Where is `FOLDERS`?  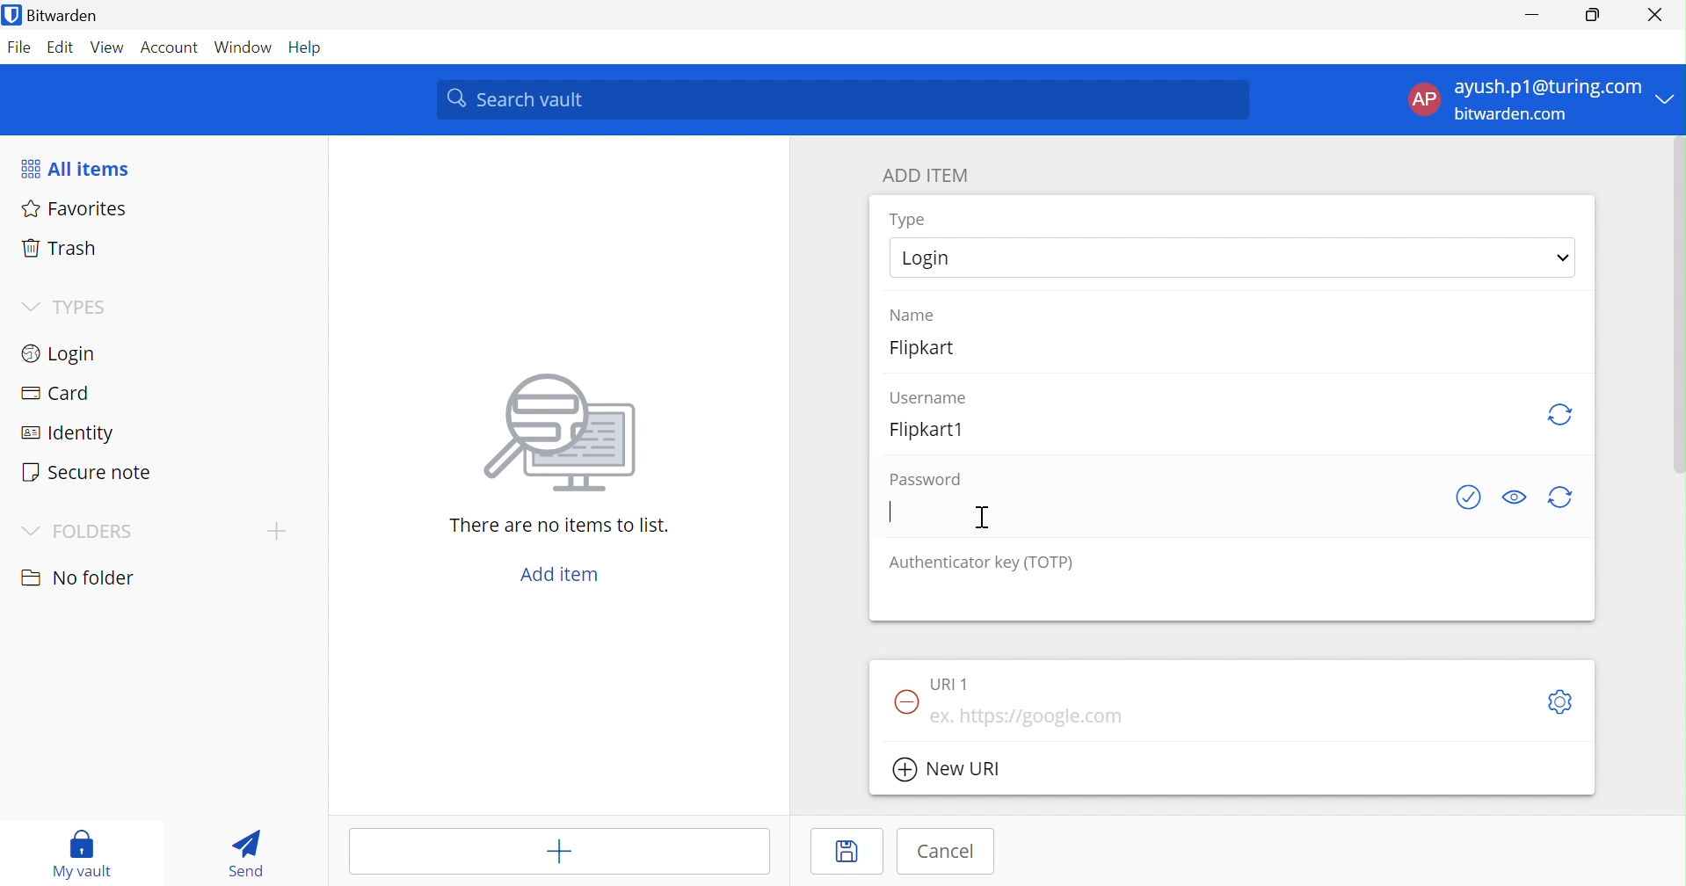
FOLDERS is located at coordinates (94, 533).